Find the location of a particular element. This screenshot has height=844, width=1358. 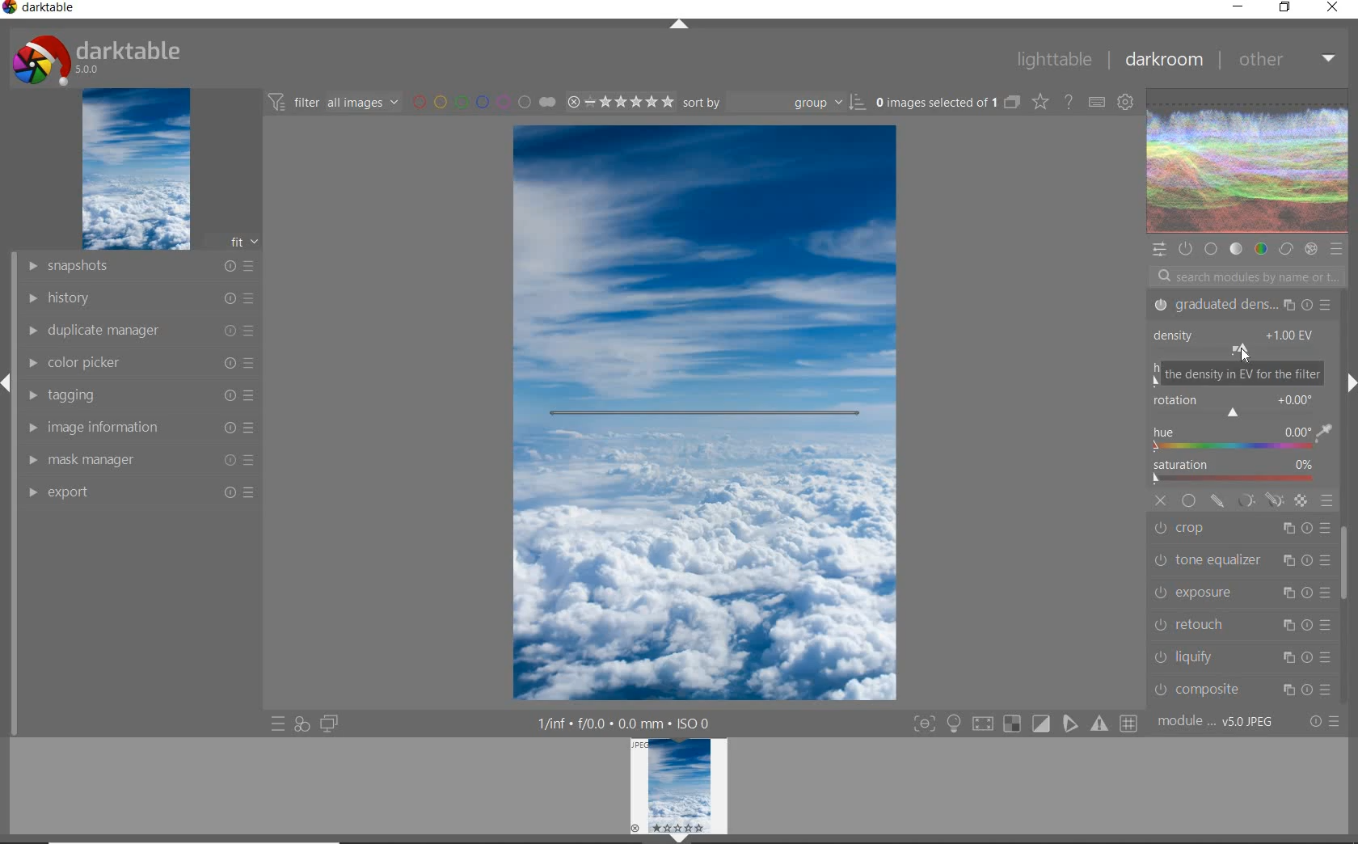

QUICK ACCESS TO PRESET is located at coordinates (277, 724).